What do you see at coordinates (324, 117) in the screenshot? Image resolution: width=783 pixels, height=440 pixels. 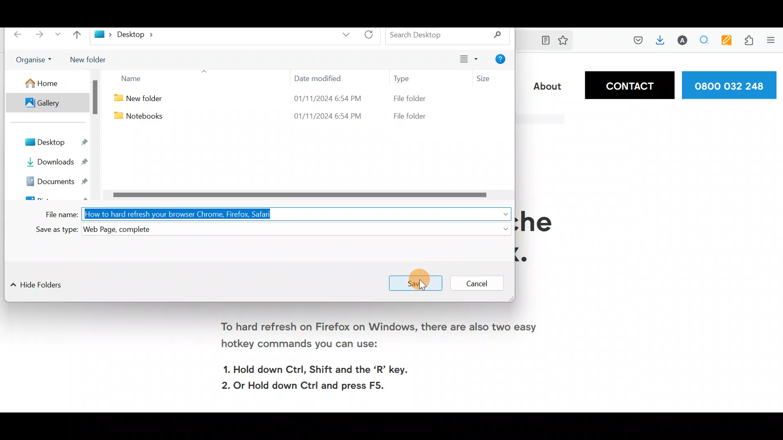 I see `01/11/2024 6:54 PM` at bounding box center [324, 117].